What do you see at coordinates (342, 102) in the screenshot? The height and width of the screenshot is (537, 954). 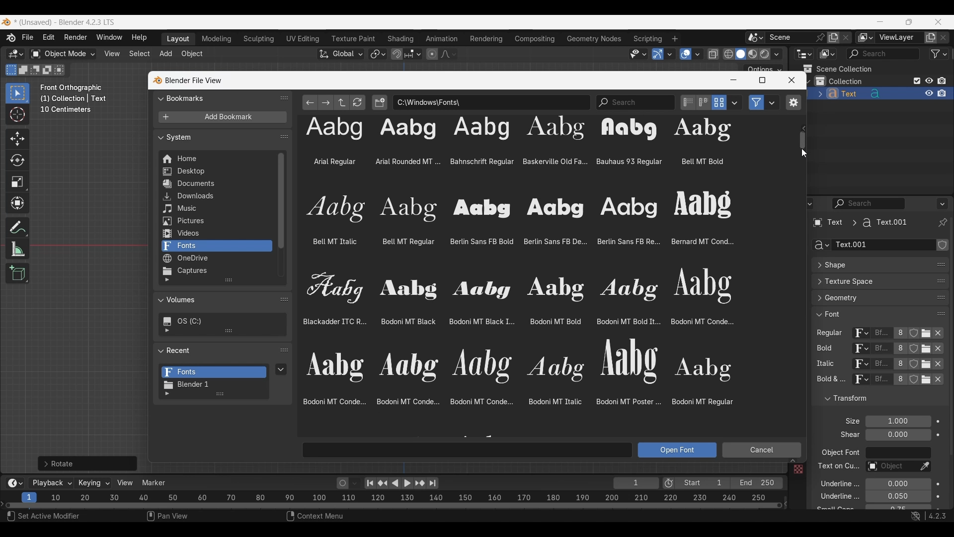 I see `Parent directory` at bounding box center [342, 102].